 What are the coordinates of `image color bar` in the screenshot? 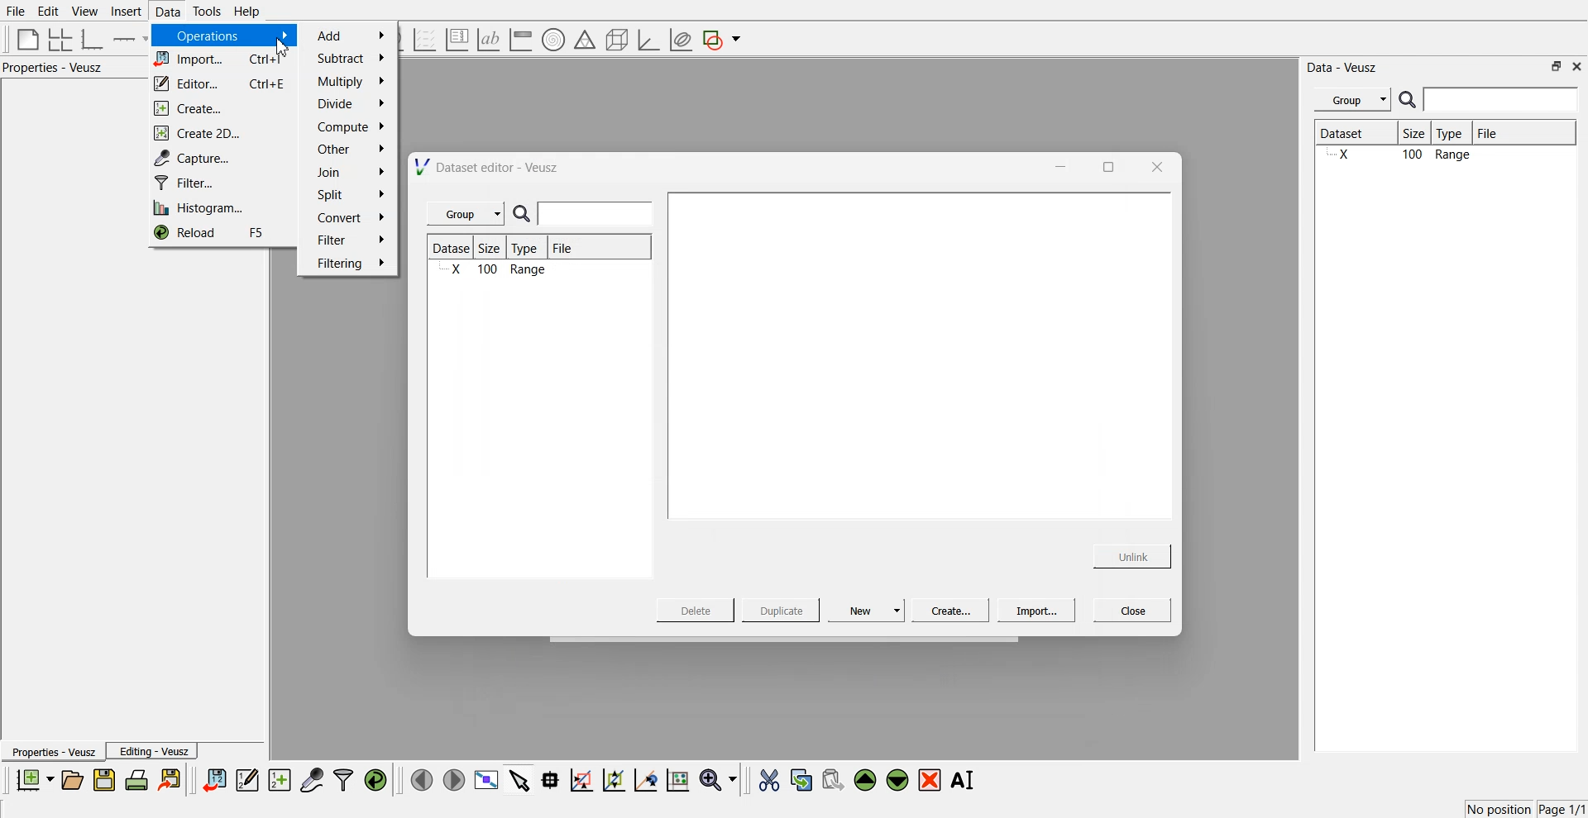 It's located at (520, 40).